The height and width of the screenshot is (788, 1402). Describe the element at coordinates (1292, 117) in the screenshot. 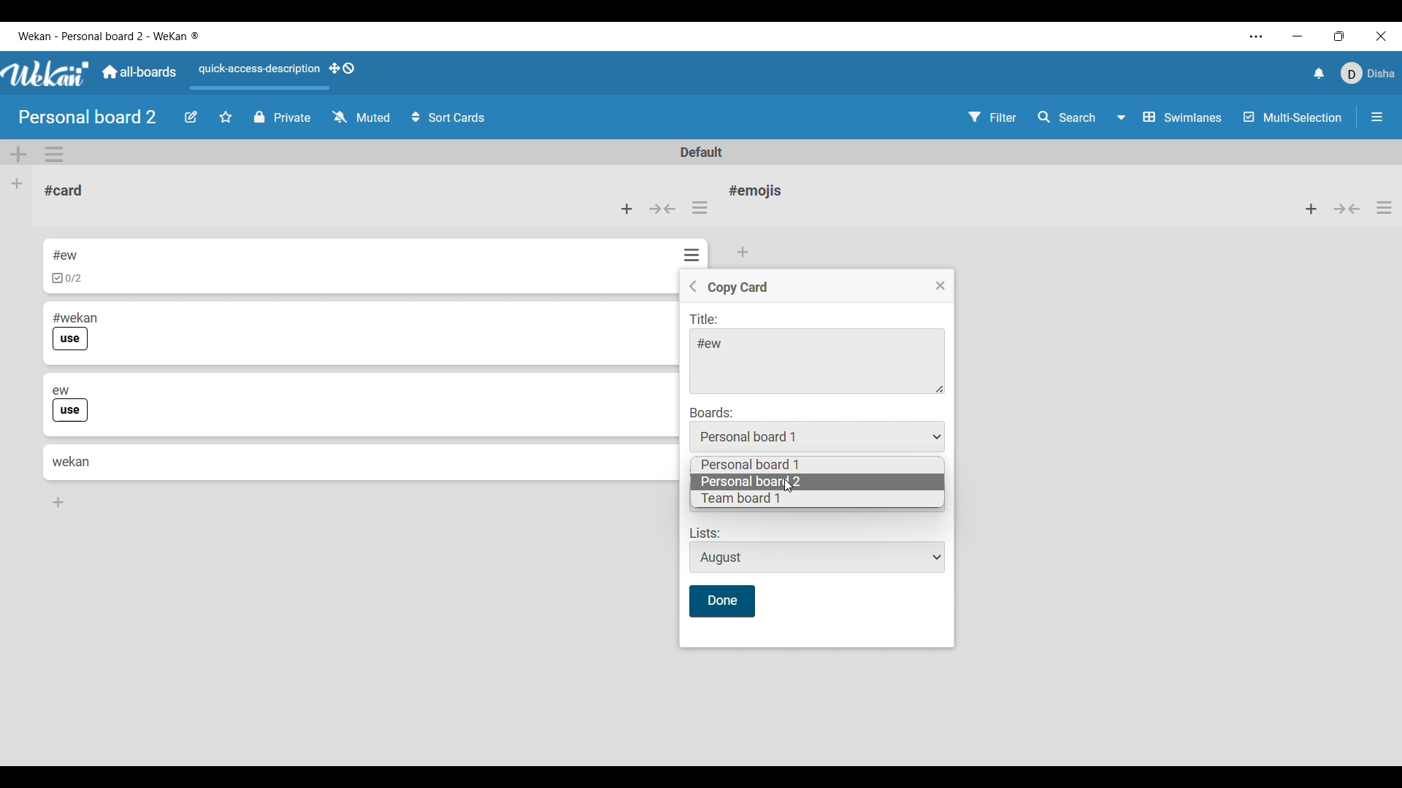

I see `Toggle for multi-selection` at that location.